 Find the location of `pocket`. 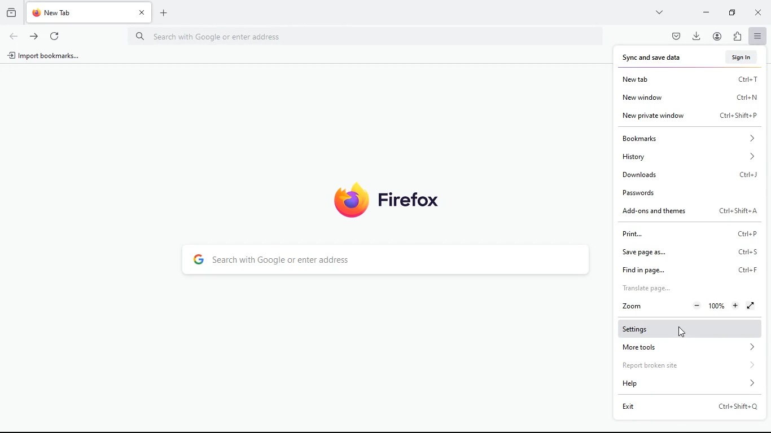

pocket is located at coordinates (675, 37).